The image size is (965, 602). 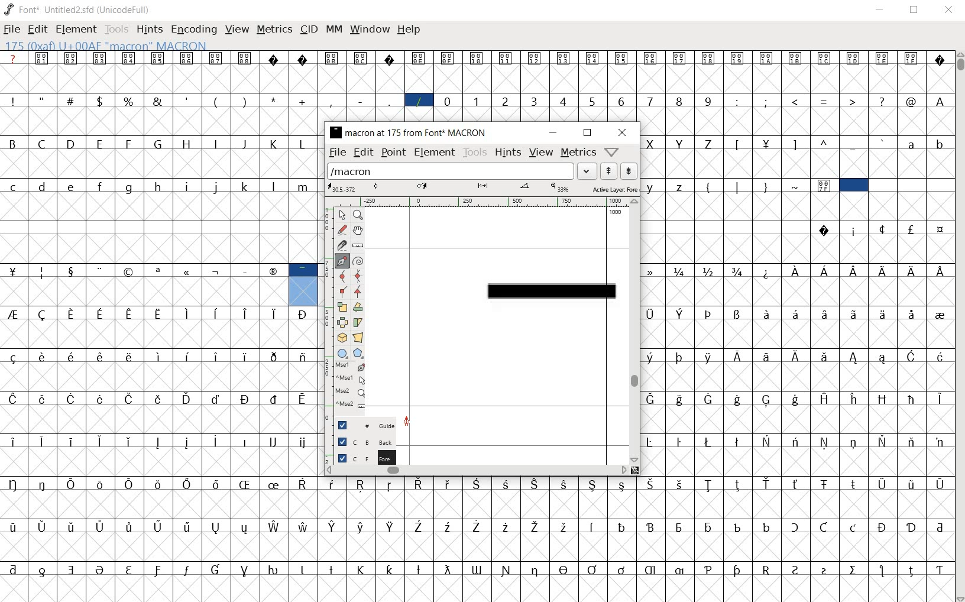 What do you see at coordinates (555, 133) in the screenshot?
I see `minimize` at bounding box center [555, 133].